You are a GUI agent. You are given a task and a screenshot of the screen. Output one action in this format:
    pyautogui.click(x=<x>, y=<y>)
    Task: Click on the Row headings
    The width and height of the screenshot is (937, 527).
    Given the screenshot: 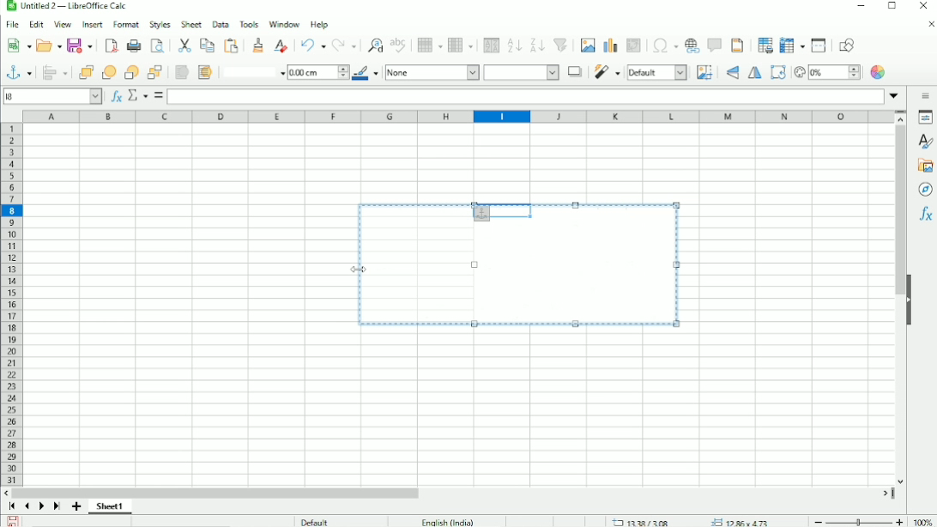 What is the action you would take?
    pyautogui.click(x=10, y=304)
    